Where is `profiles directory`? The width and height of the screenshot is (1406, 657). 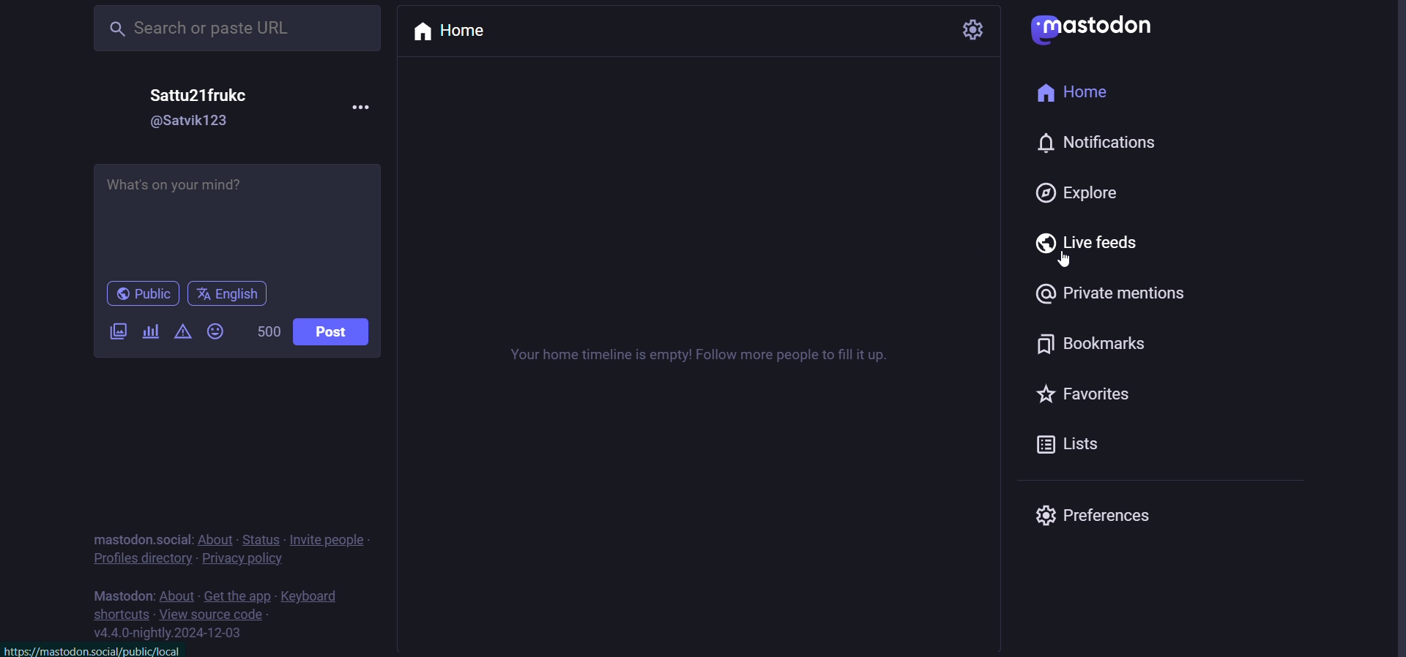
profiles directory is located at coordinates (141, 558).